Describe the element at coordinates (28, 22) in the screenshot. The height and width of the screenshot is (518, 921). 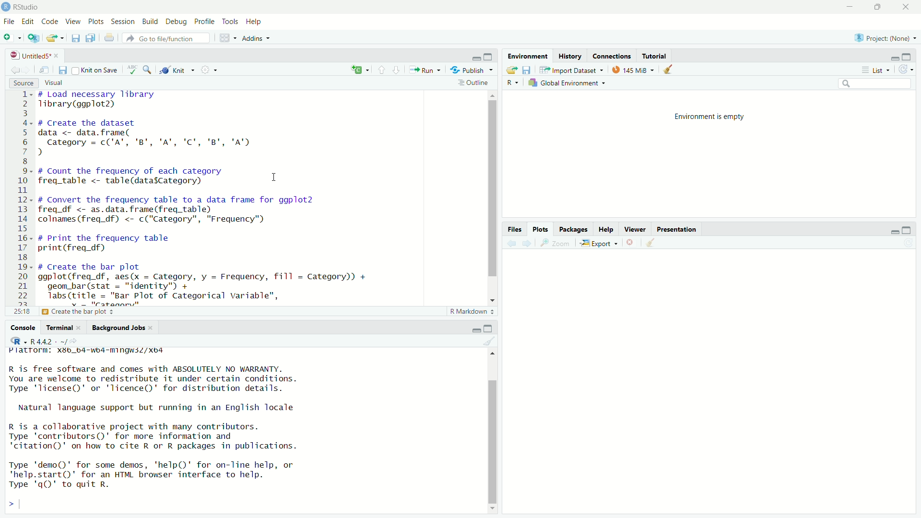
I see `edit` at that location.